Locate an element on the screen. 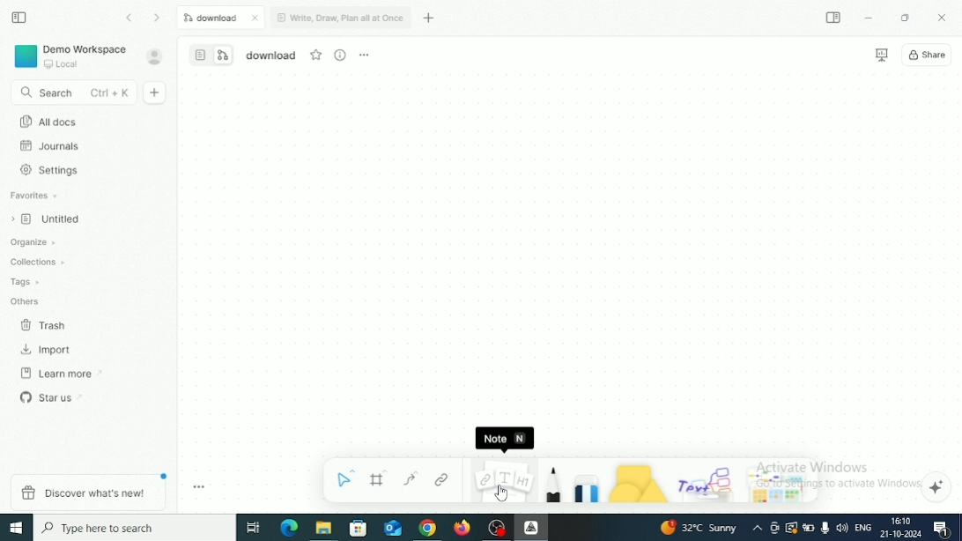  Download is located at coordinates (222, 18).